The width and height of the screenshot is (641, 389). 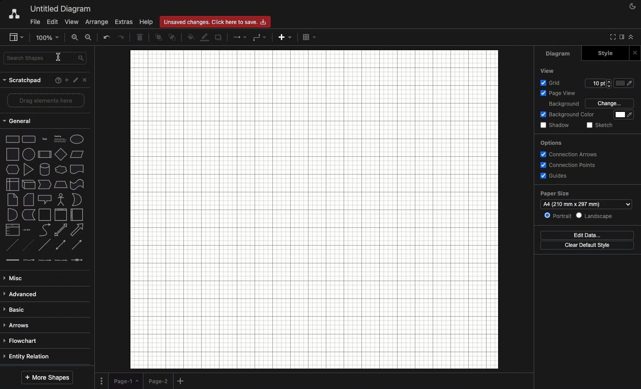 I want to click on Table, so click(x=309, y=37).